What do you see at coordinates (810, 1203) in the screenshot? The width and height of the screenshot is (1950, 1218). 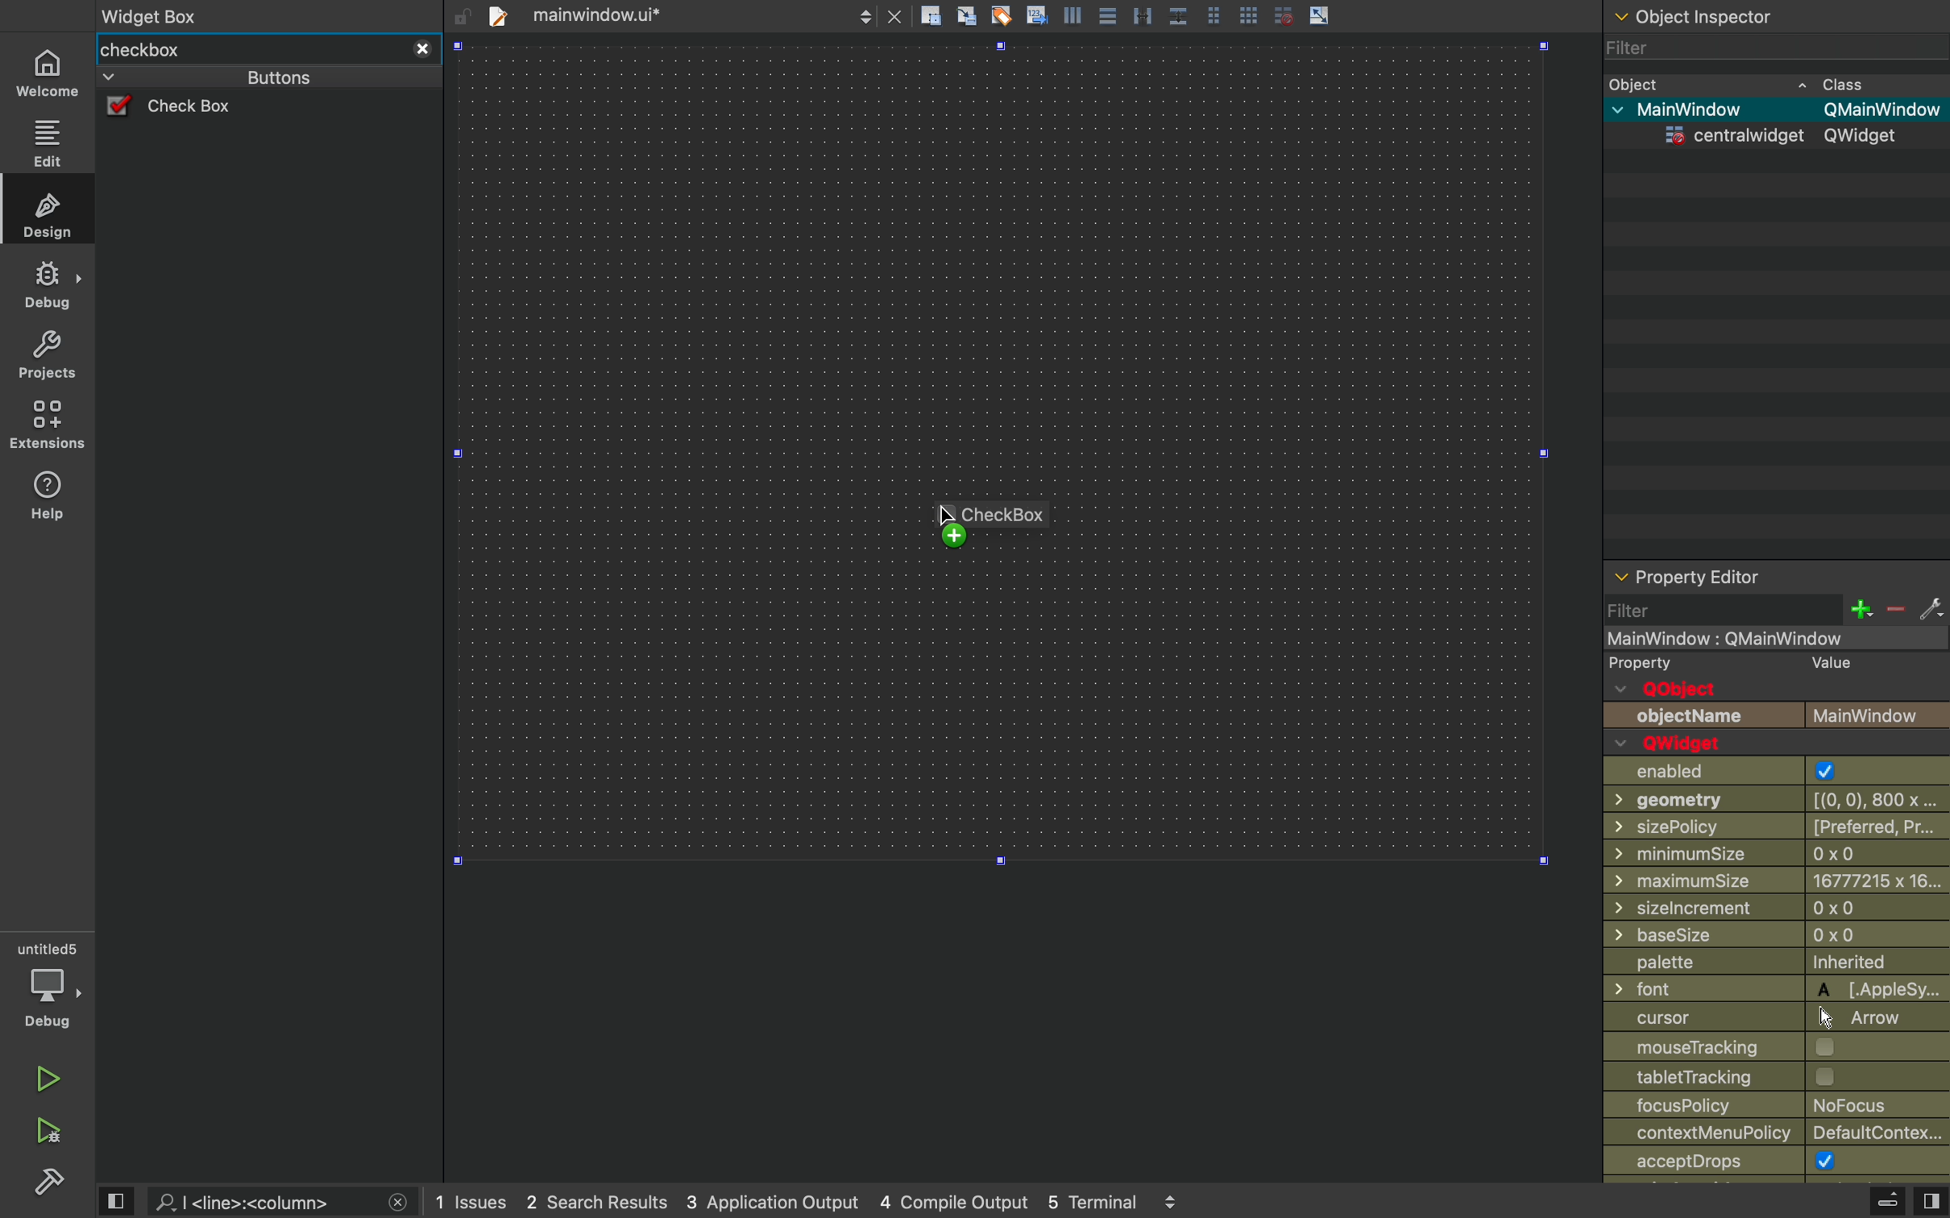 I see `logs` at bounding box center [810, 1203].